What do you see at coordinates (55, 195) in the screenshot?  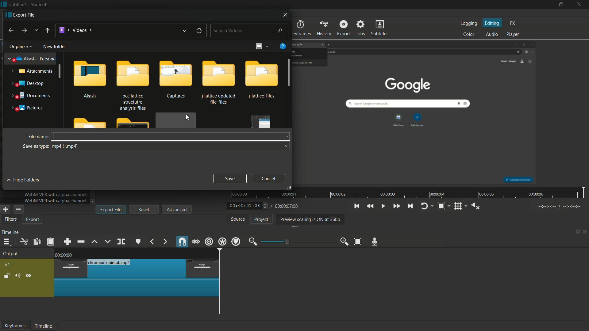 I see `webm vp8 with alpha channel` at bounding box center [55, 195].